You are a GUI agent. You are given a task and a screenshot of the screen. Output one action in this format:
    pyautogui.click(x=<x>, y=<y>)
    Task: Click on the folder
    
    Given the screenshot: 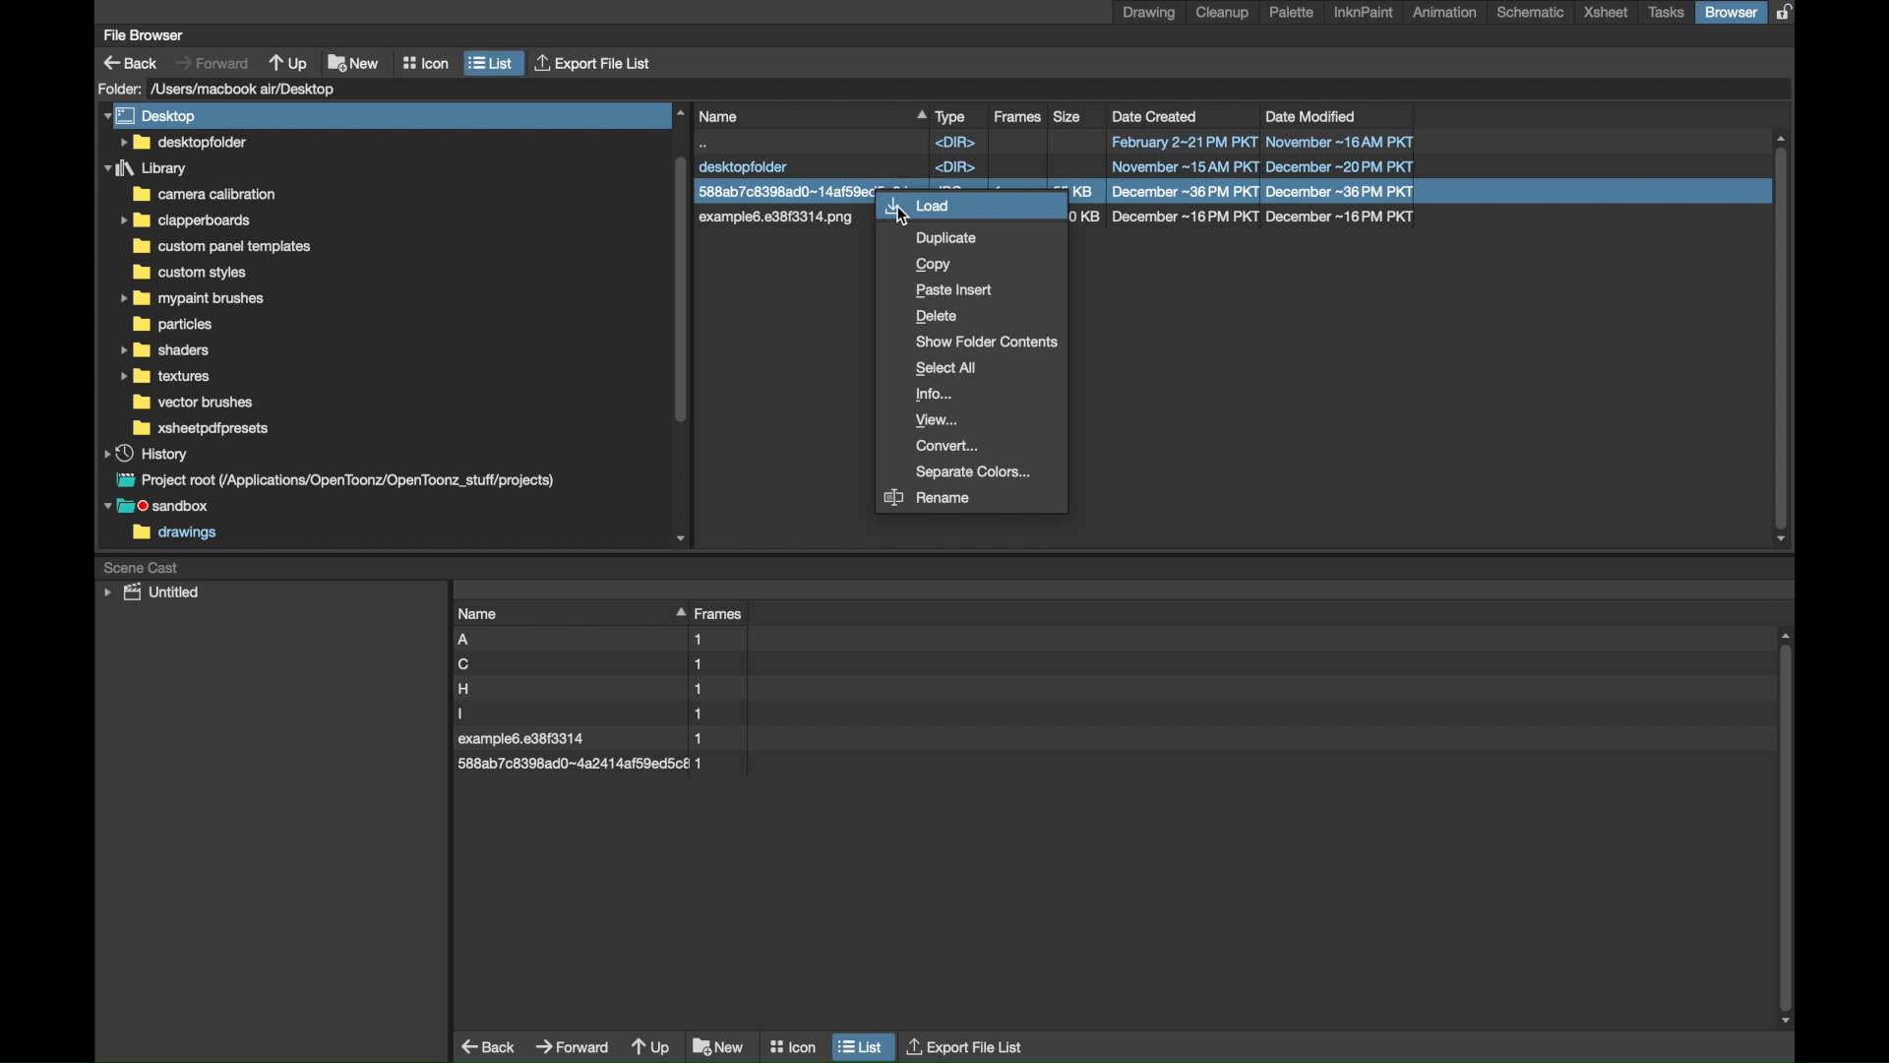 What is the action you would take?
    pyautogui.click(x=119, y=89)
    